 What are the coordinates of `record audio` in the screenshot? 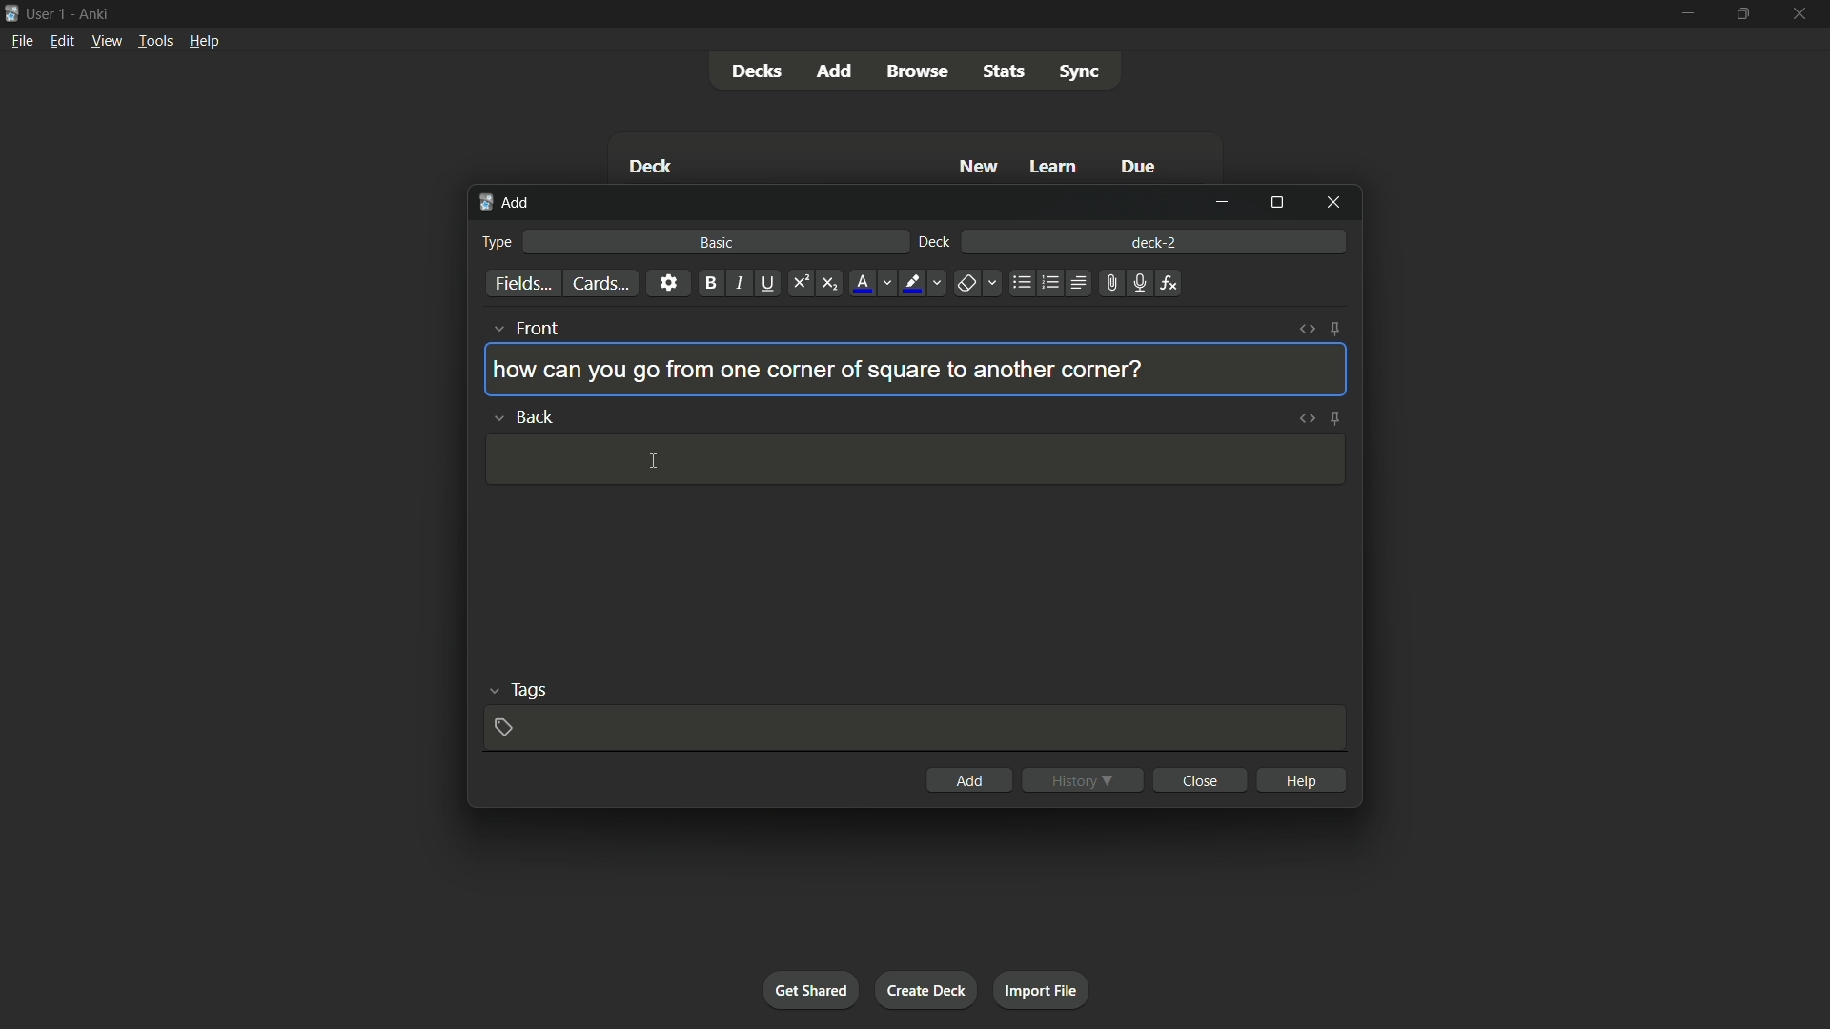 It's located at (1138, 283).